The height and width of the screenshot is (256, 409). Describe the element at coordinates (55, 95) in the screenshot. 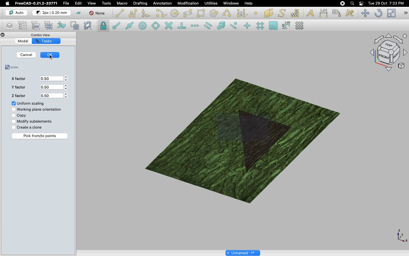

I see `0.5` at that location.